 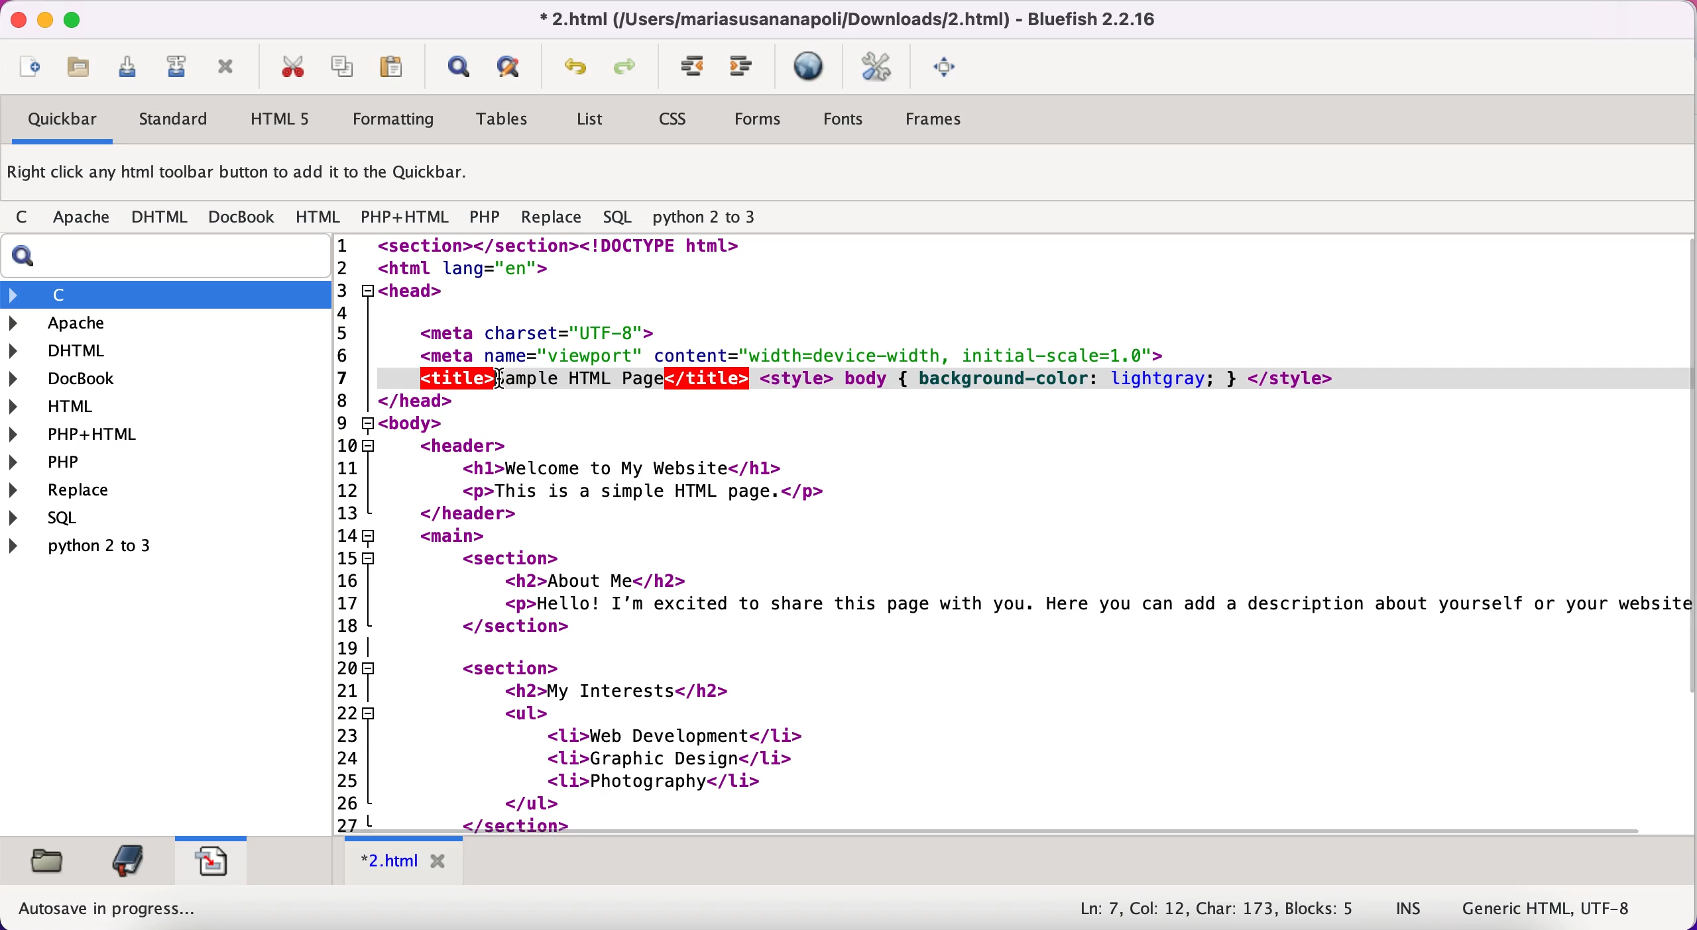 I want to click on dhtml, so click(x=160, y=218).